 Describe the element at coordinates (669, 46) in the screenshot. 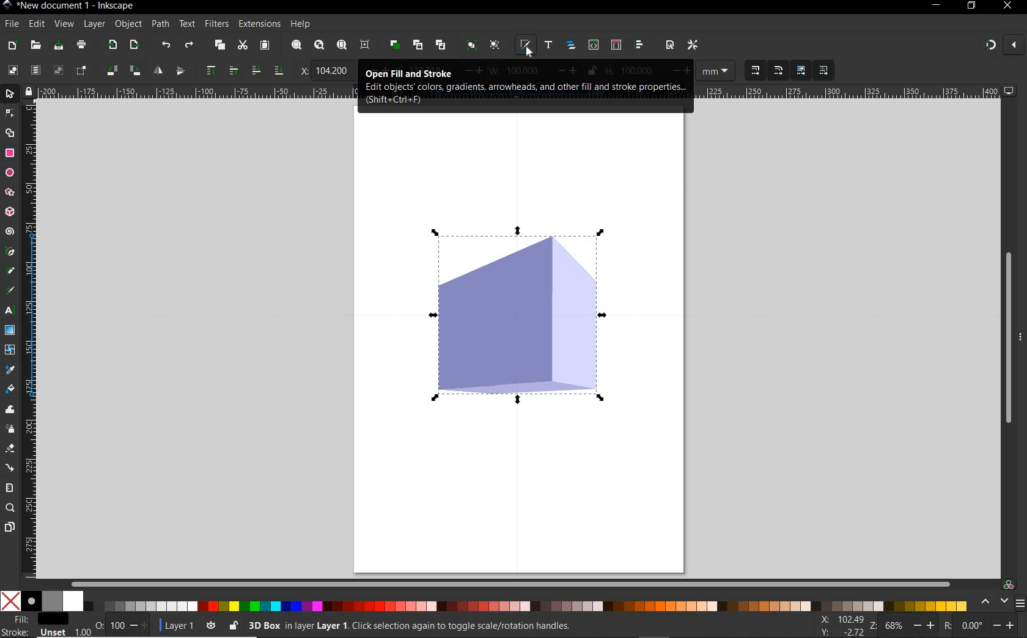

I see `OPEN DOCUMENT PROPERTIES` at that location.